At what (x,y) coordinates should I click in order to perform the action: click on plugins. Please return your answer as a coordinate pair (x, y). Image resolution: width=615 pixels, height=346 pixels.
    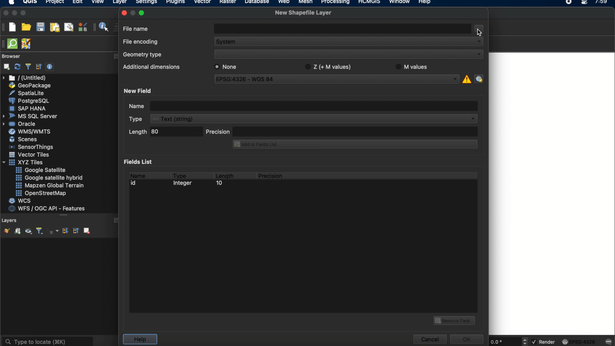
    Looking at the image, I should click on (176, 3).